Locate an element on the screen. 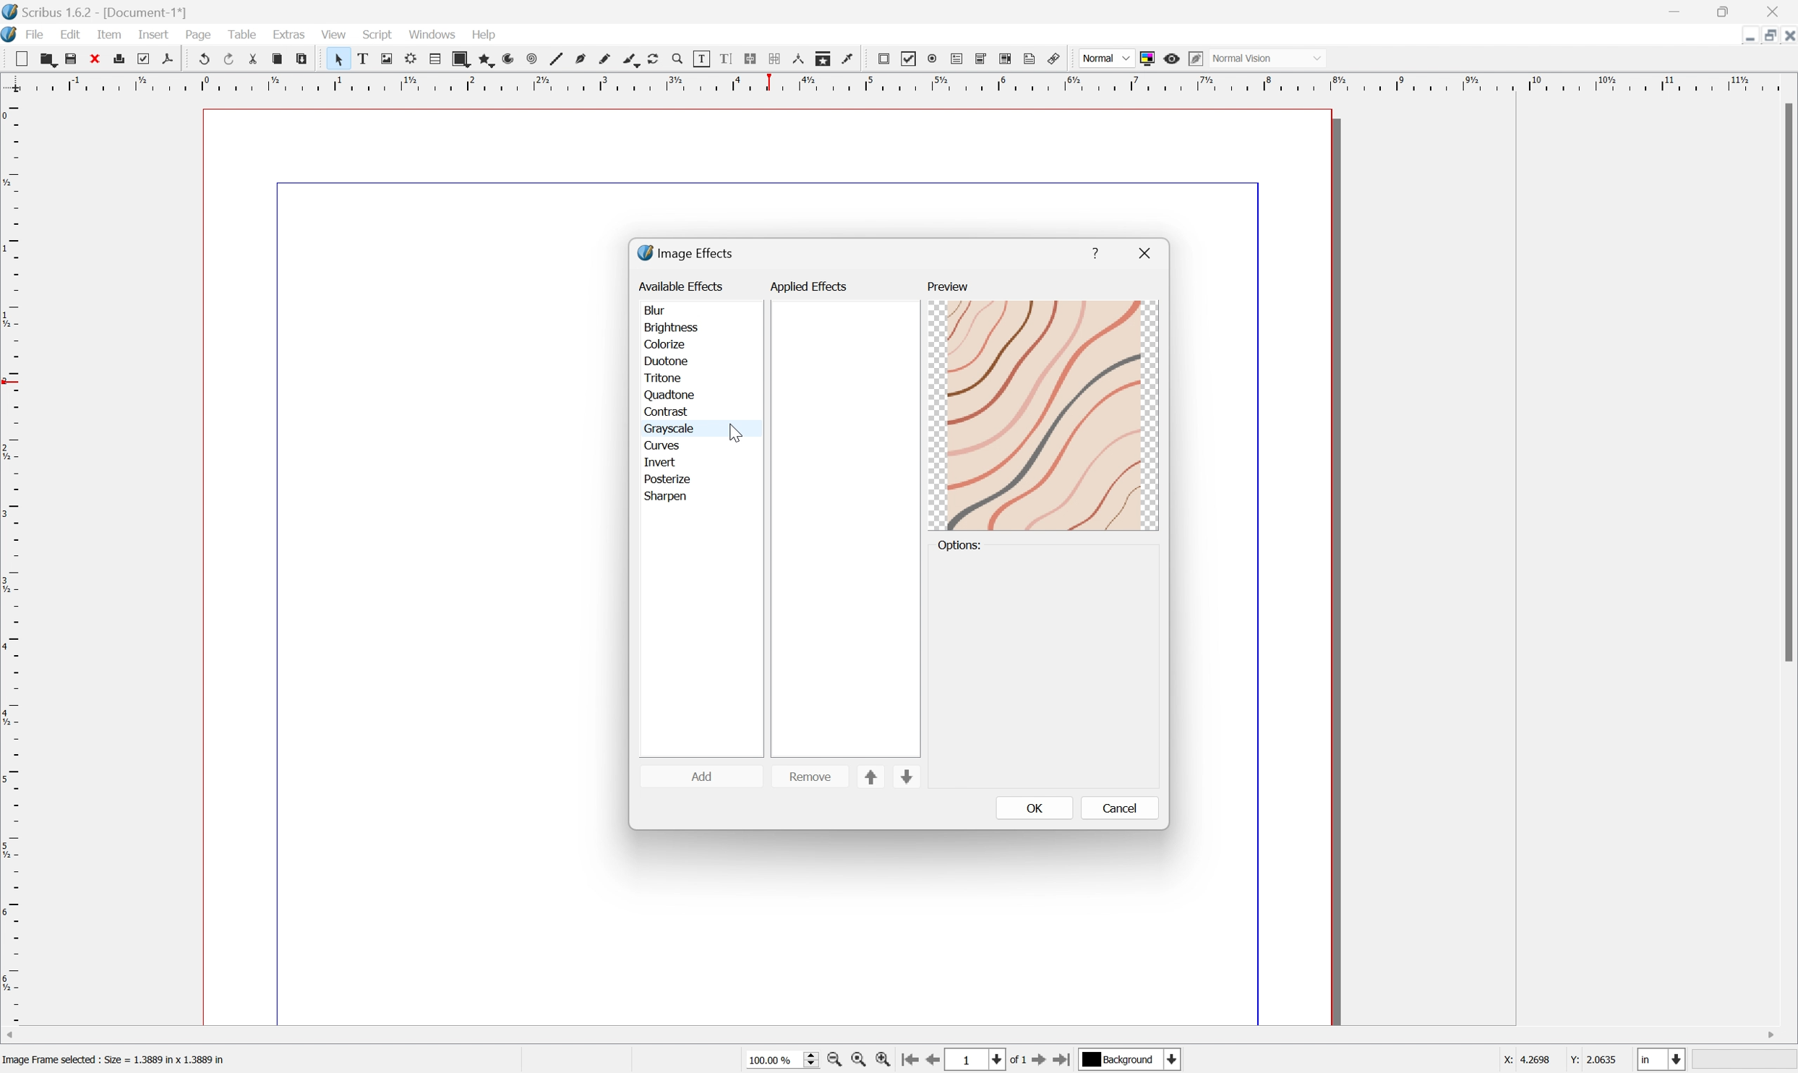 The width and height of the screenshot is (1798, 1073). Zoom out by the stepping value in tools preferences is located at coordinates (834, 1062).